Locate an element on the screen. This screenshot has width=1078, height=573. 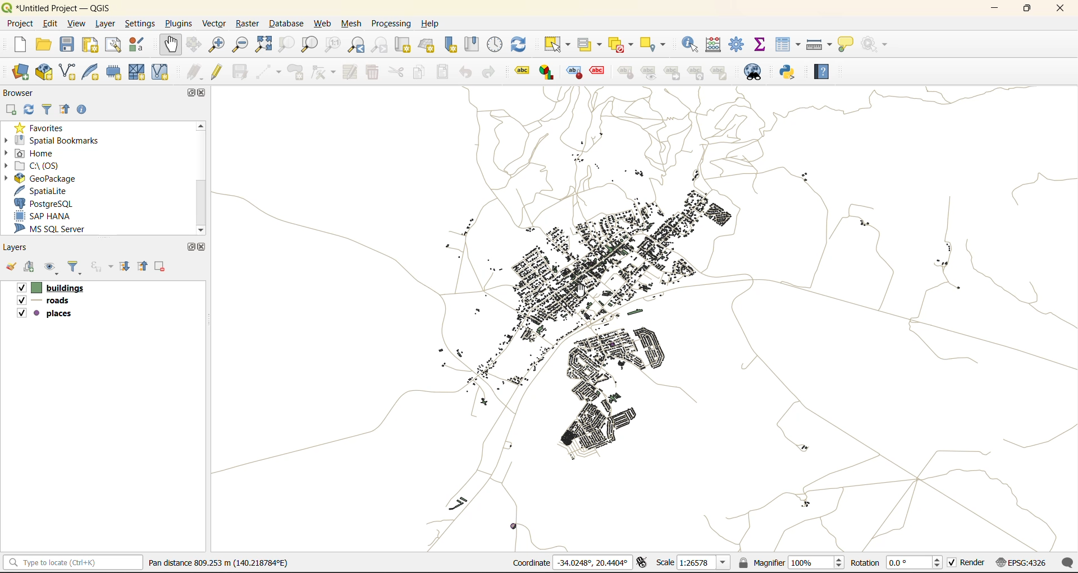
zoom next is located at coordinates (380, 45).